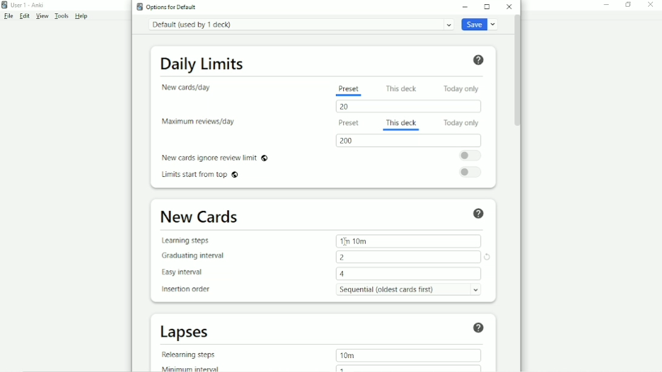 This screenshot has height=372, width=662. What do you see at coordinates (62, 16) in the screenshot?
I see `Tools` at bounding box center [62, 16].